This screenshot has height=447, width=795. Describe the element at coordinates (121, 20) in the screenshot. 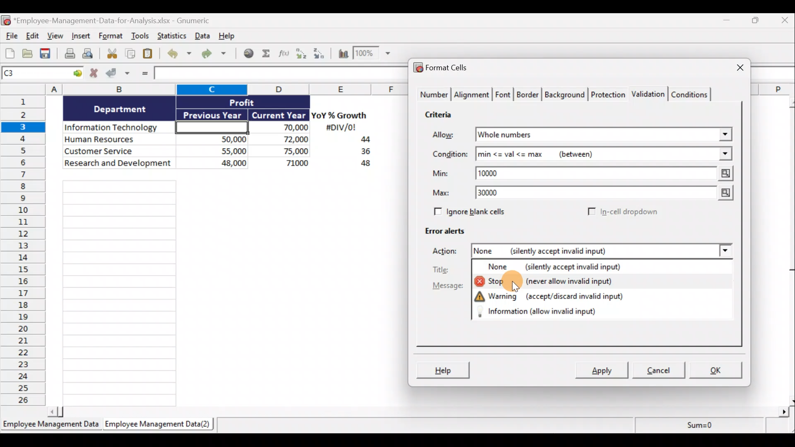

I see `*Employee-Management-Data-for-Analysis.xlsx - Gnumeric` at that location.